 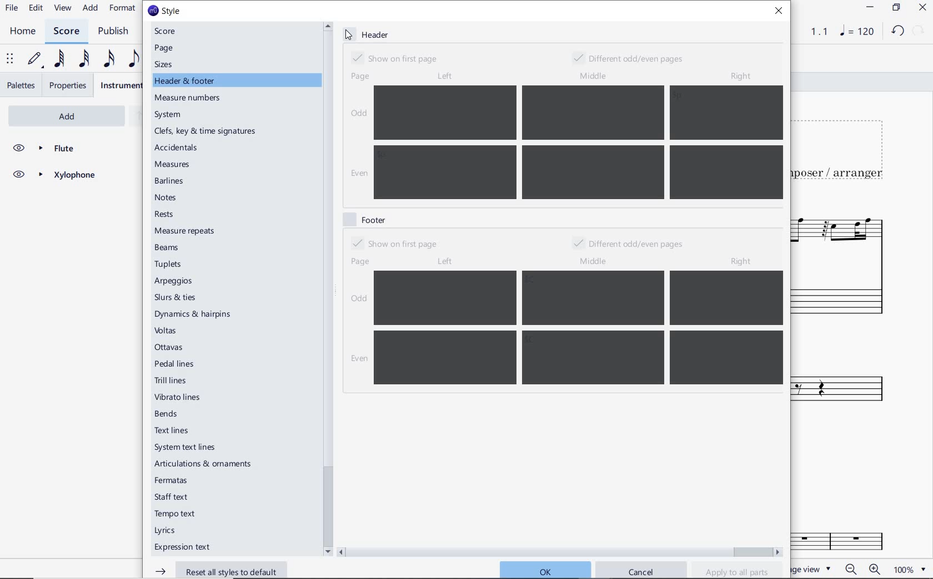 I want to click on CLOSE, so click(x=922, y=7).